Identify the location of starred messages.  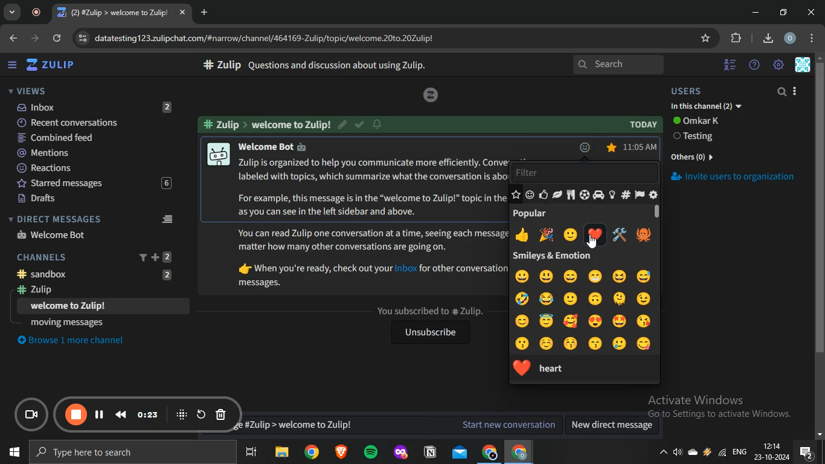
(612, 147).